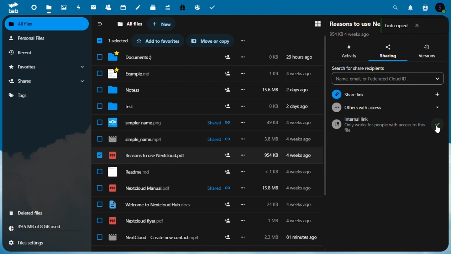 The height and width of the screenshot is (254, 451). What do you see at coordinates (141, 188) in the screenshot?
I see `nextcloud manual.pdf` at bounding box center [141, 188].